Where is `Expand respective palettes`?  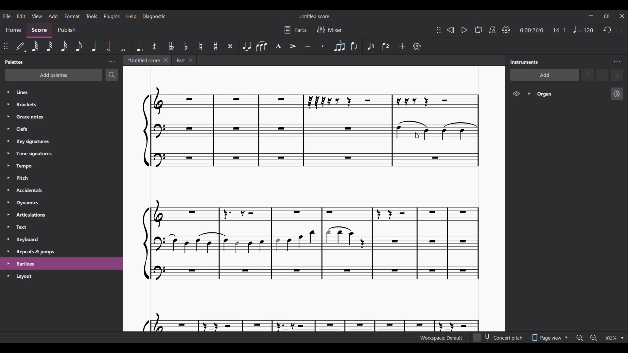
Expand respective palettes is located at coordinates (8, 184).